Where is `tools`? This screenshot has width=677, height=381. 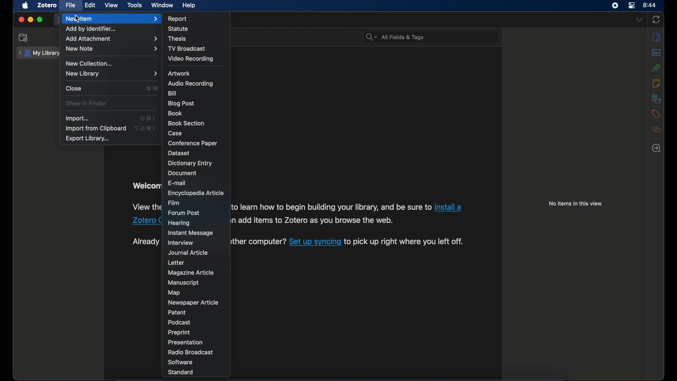
tools is located at coordinates (135, 6).